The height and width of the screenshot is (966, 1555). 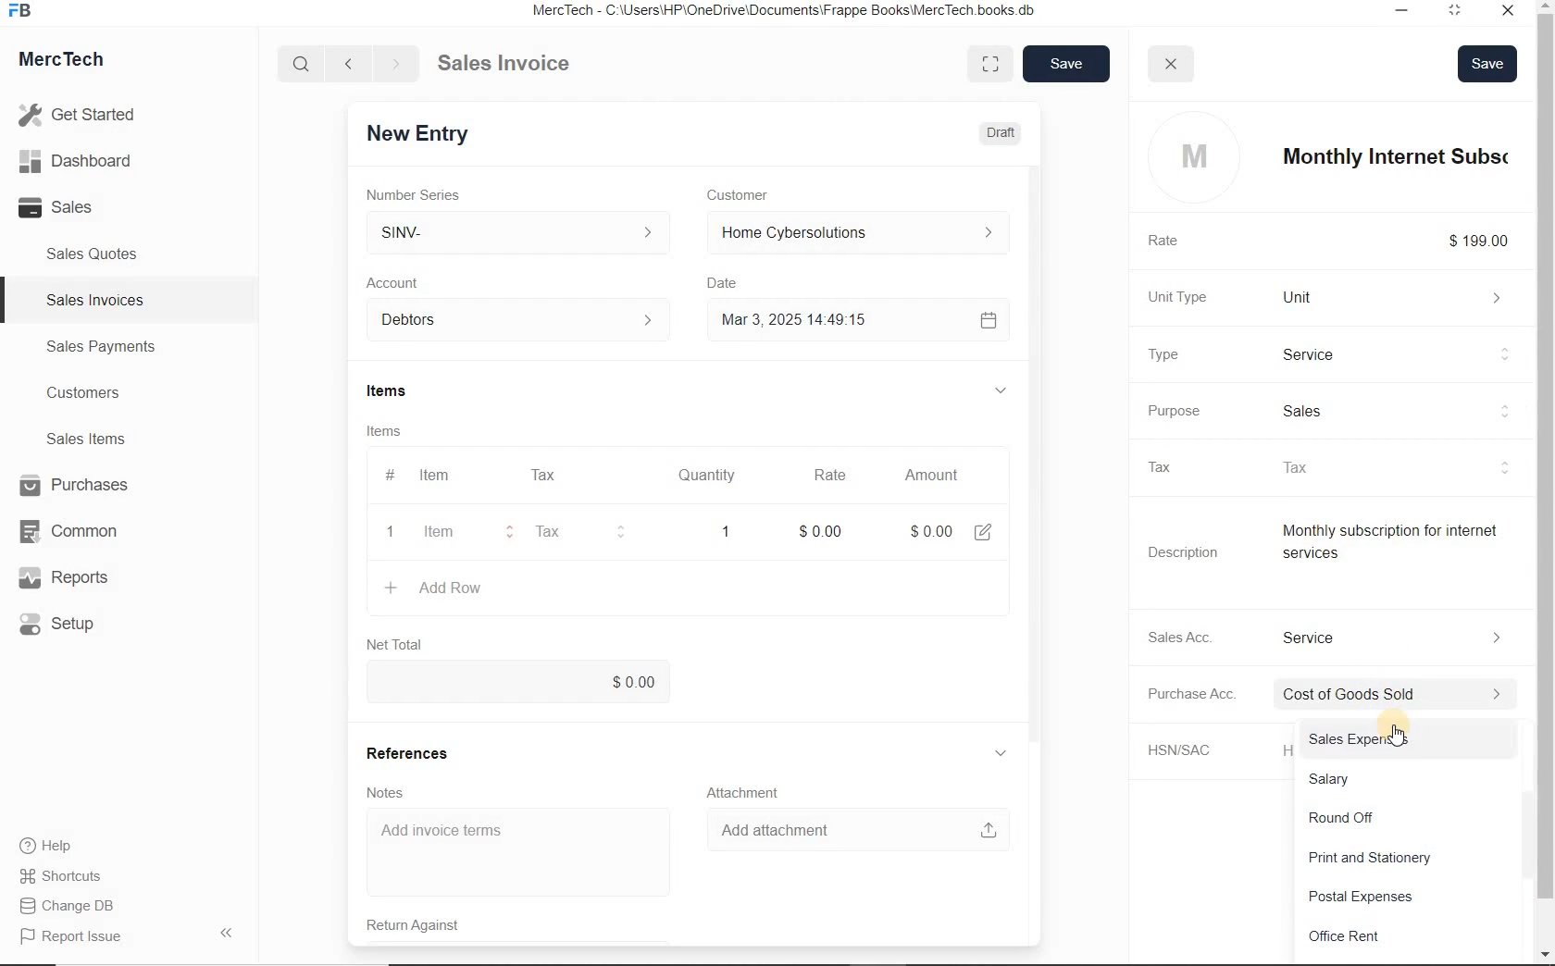 I want to click on Toggle between form and full width, so click(x=990, y=62).